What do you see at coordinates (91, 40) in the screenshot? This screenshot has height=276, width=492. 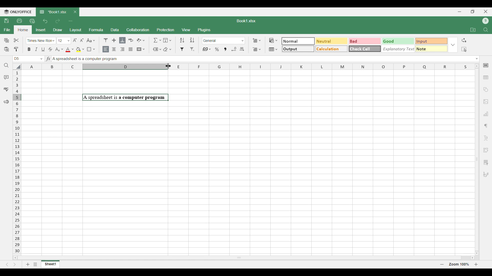 I see `Change case` at bounding box center [91, 40].